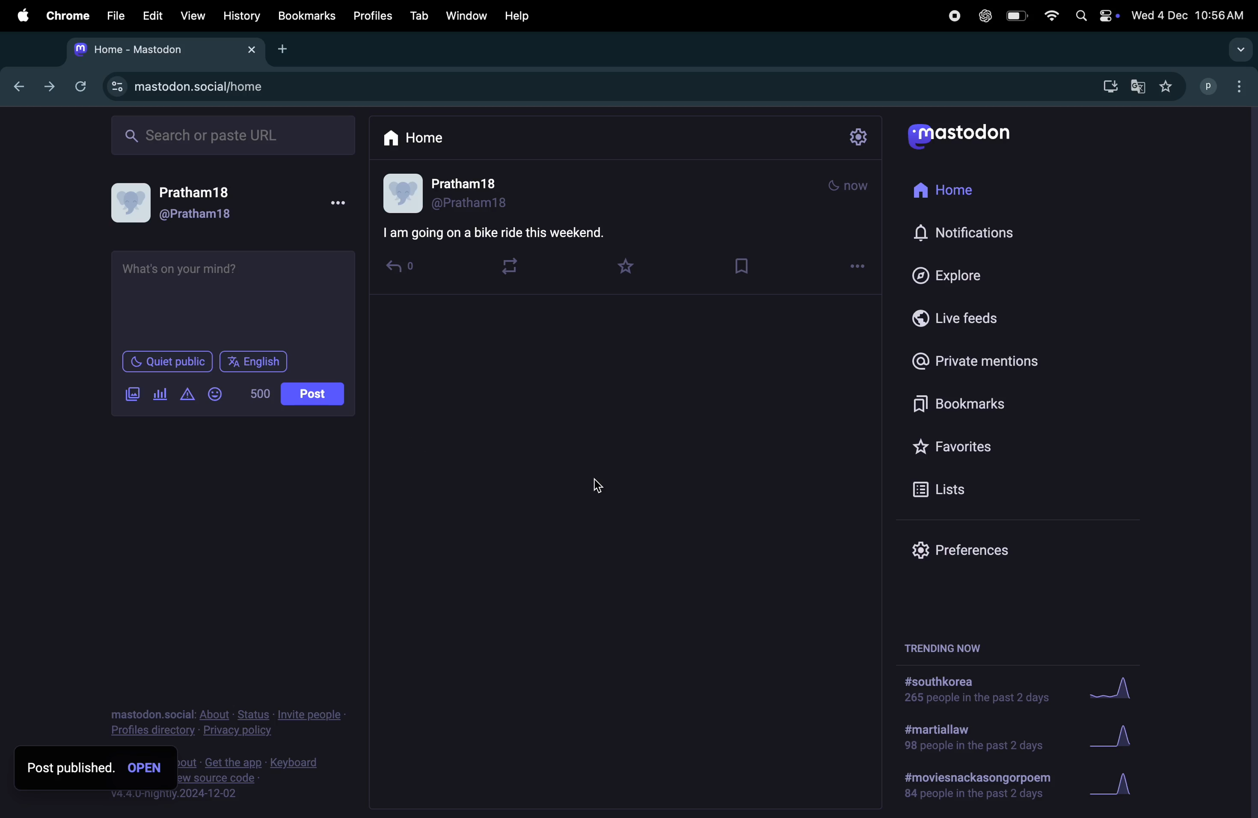 The image size is (1258, 818). I want to click on options, so click(861, 265).